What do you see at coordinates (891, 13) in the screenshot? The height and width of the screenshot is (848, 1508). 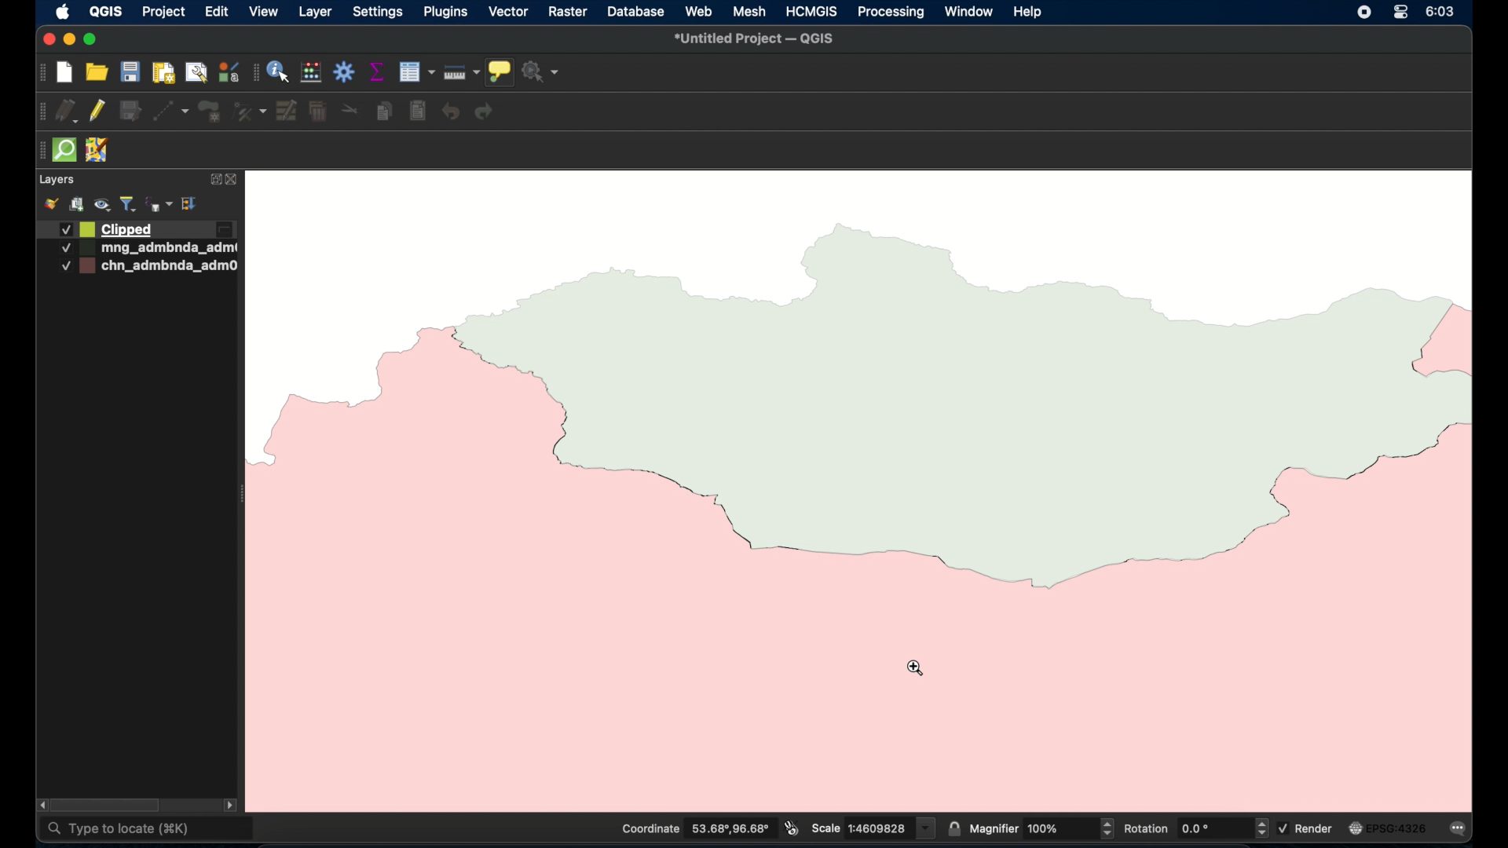 I see `processing` at bounding box center [891, 13].